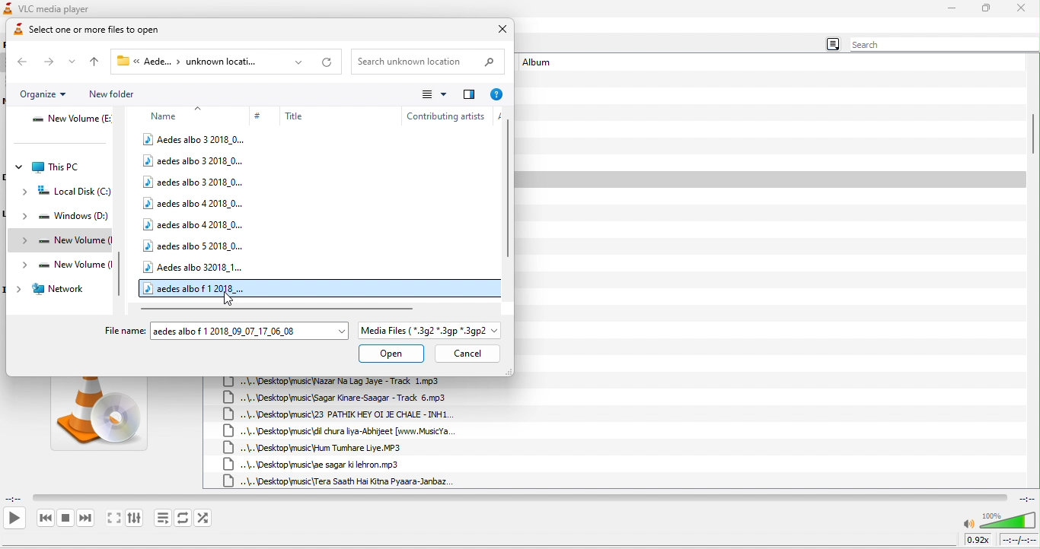 The width and height of the screenshot is (1040, 549). I want to click on menu, so click(831, 45).